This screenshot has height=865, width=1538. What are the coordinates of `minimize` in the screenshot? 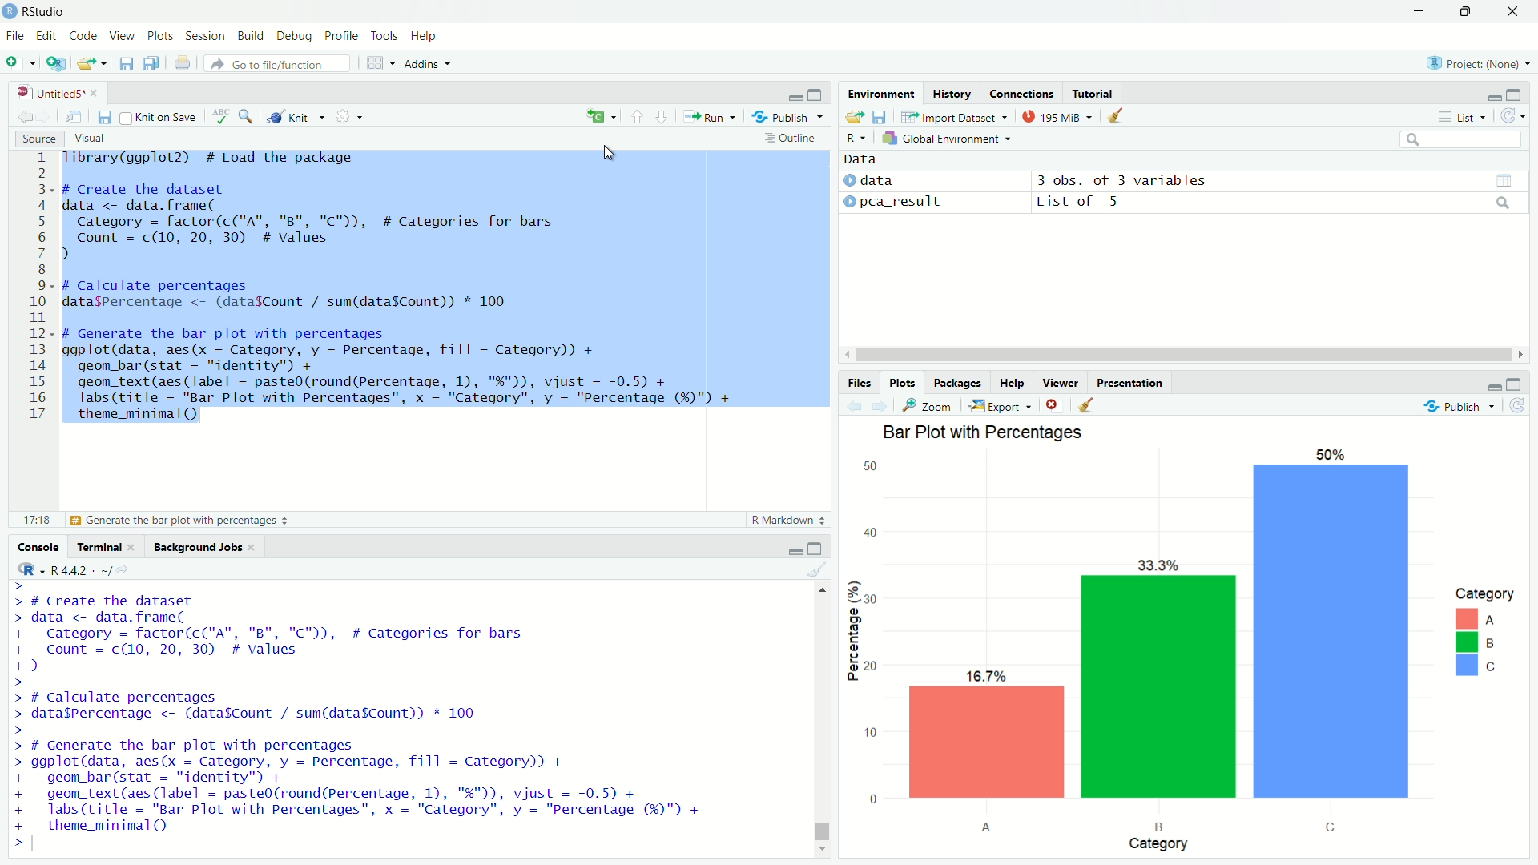 It's located at (1493, 94).